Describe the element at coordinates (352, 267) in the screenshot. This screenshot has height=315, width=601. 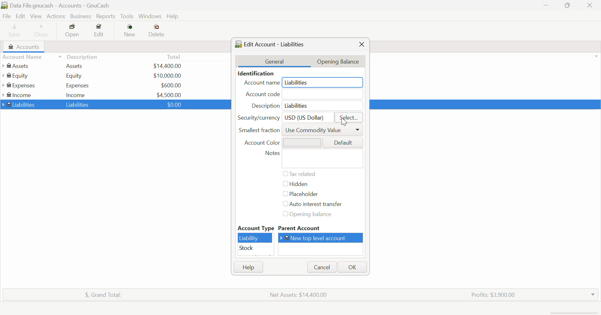
I see `OK` at that location.